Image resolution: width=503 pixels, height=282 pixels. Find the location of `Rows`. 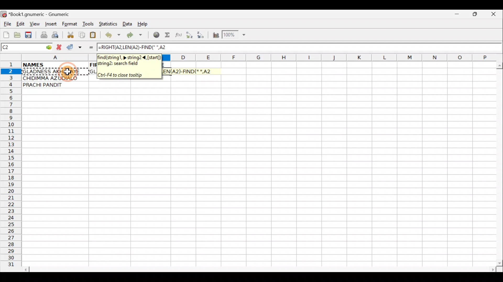

Rows is located at coordinates (11, 166).